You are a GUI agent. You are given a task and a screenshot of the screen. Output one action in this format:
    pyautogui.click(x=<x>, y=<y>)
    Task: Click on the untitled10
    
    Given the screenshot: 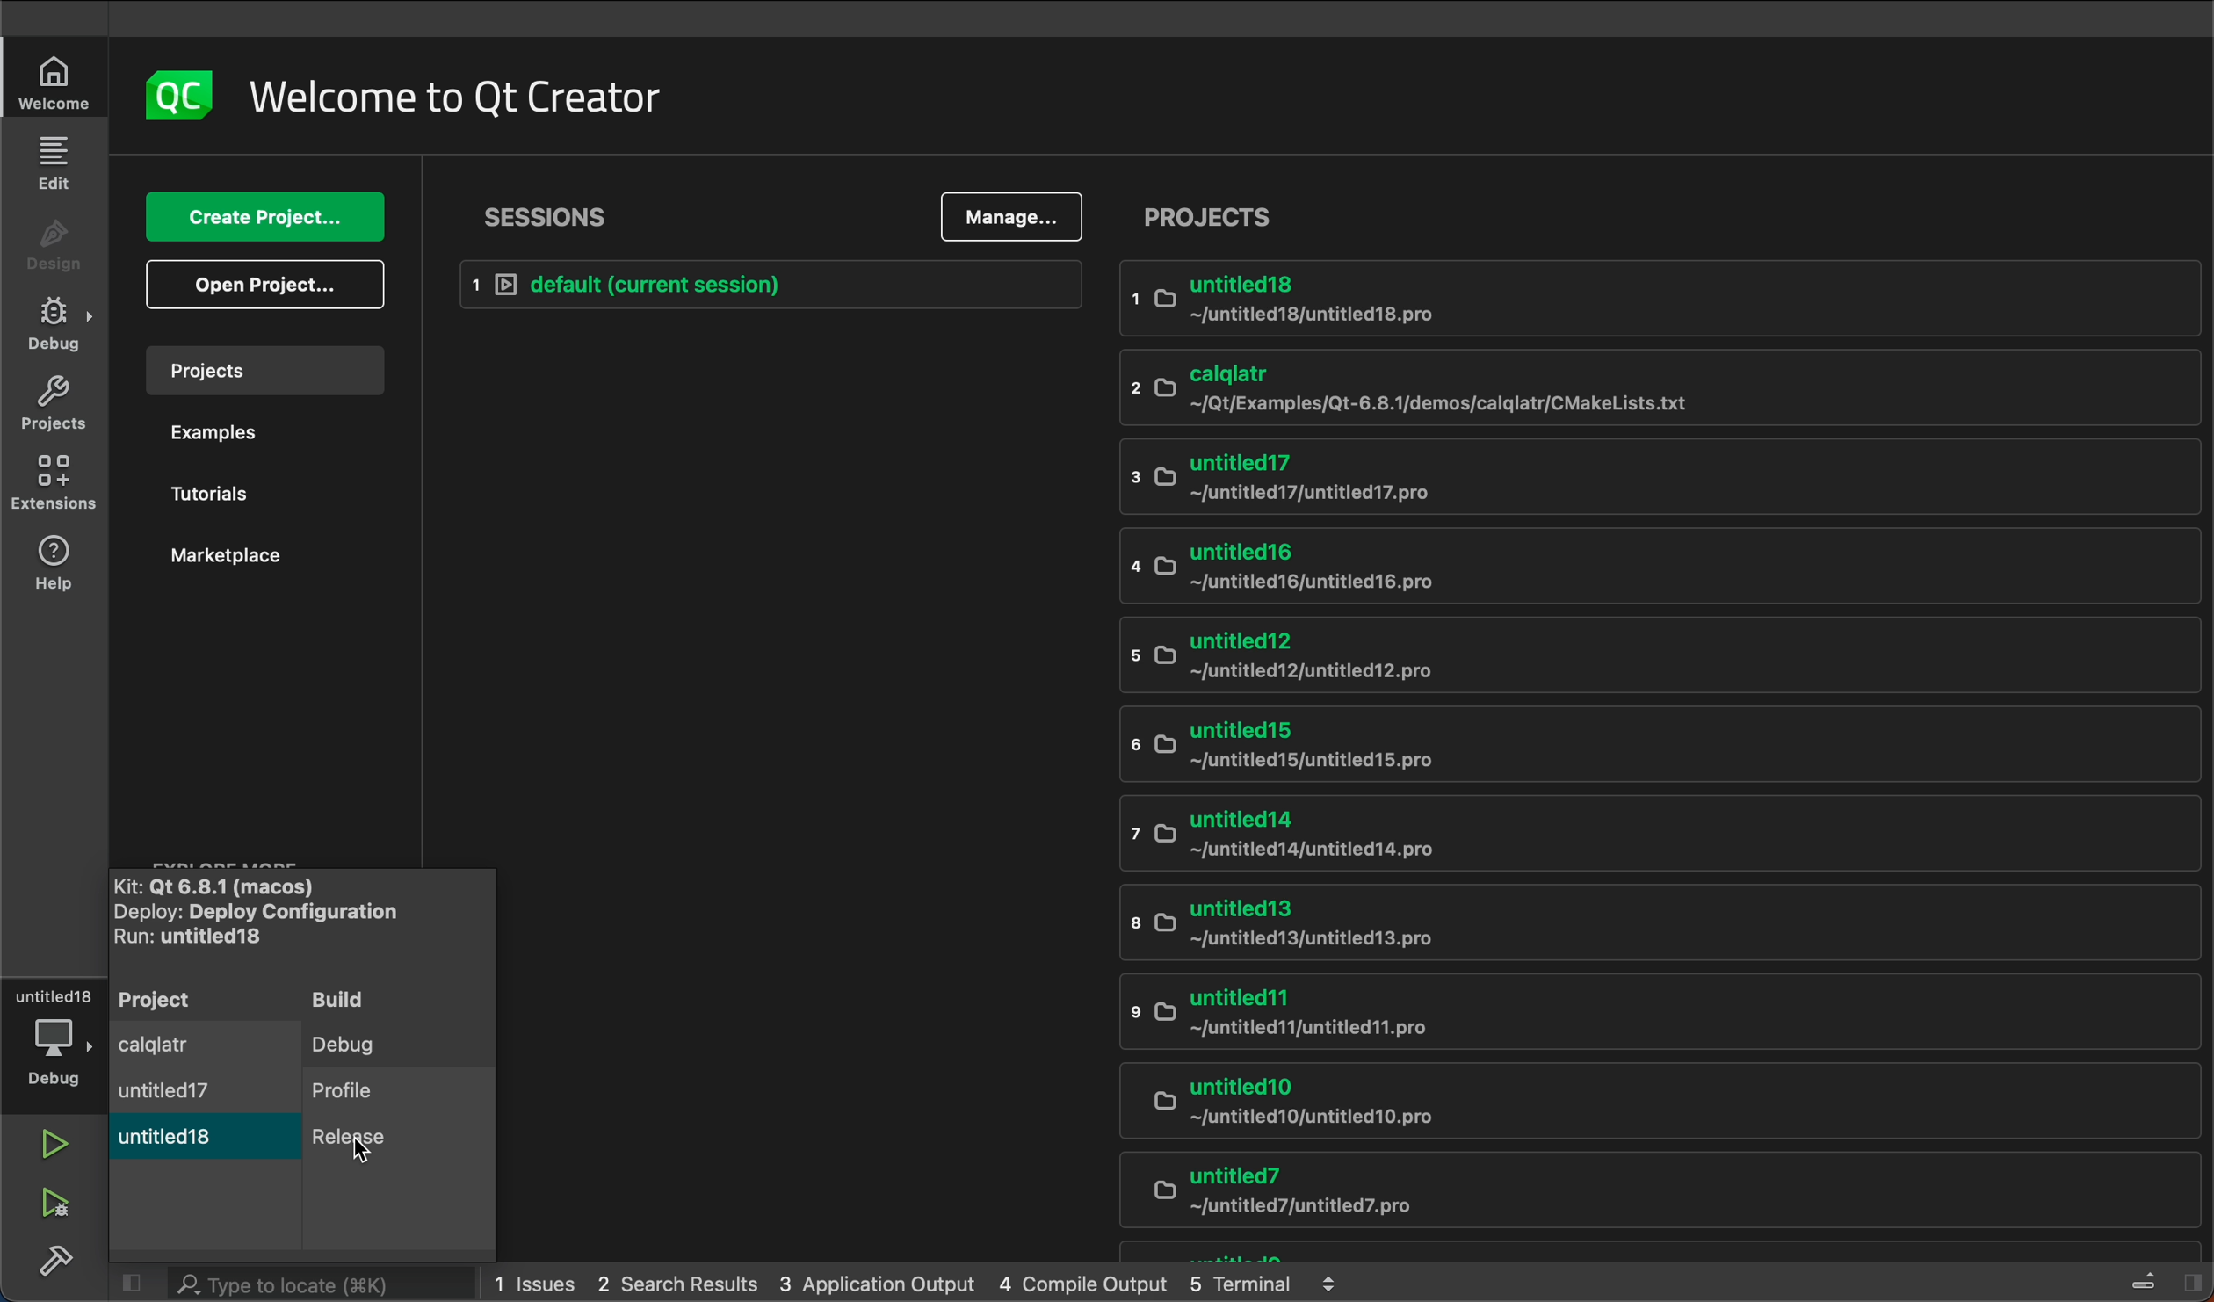 What is the action you would take?
    pyautogui.click(x=1625, y=1104)
    